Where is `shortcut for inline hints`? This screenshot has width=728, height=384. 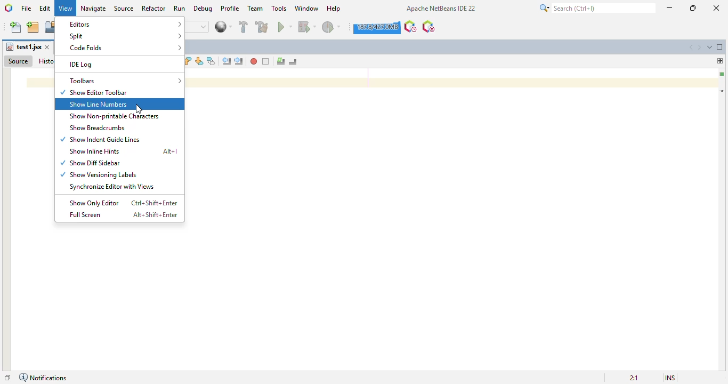
shortcut for inline hints is located at coordinates (170, 151).